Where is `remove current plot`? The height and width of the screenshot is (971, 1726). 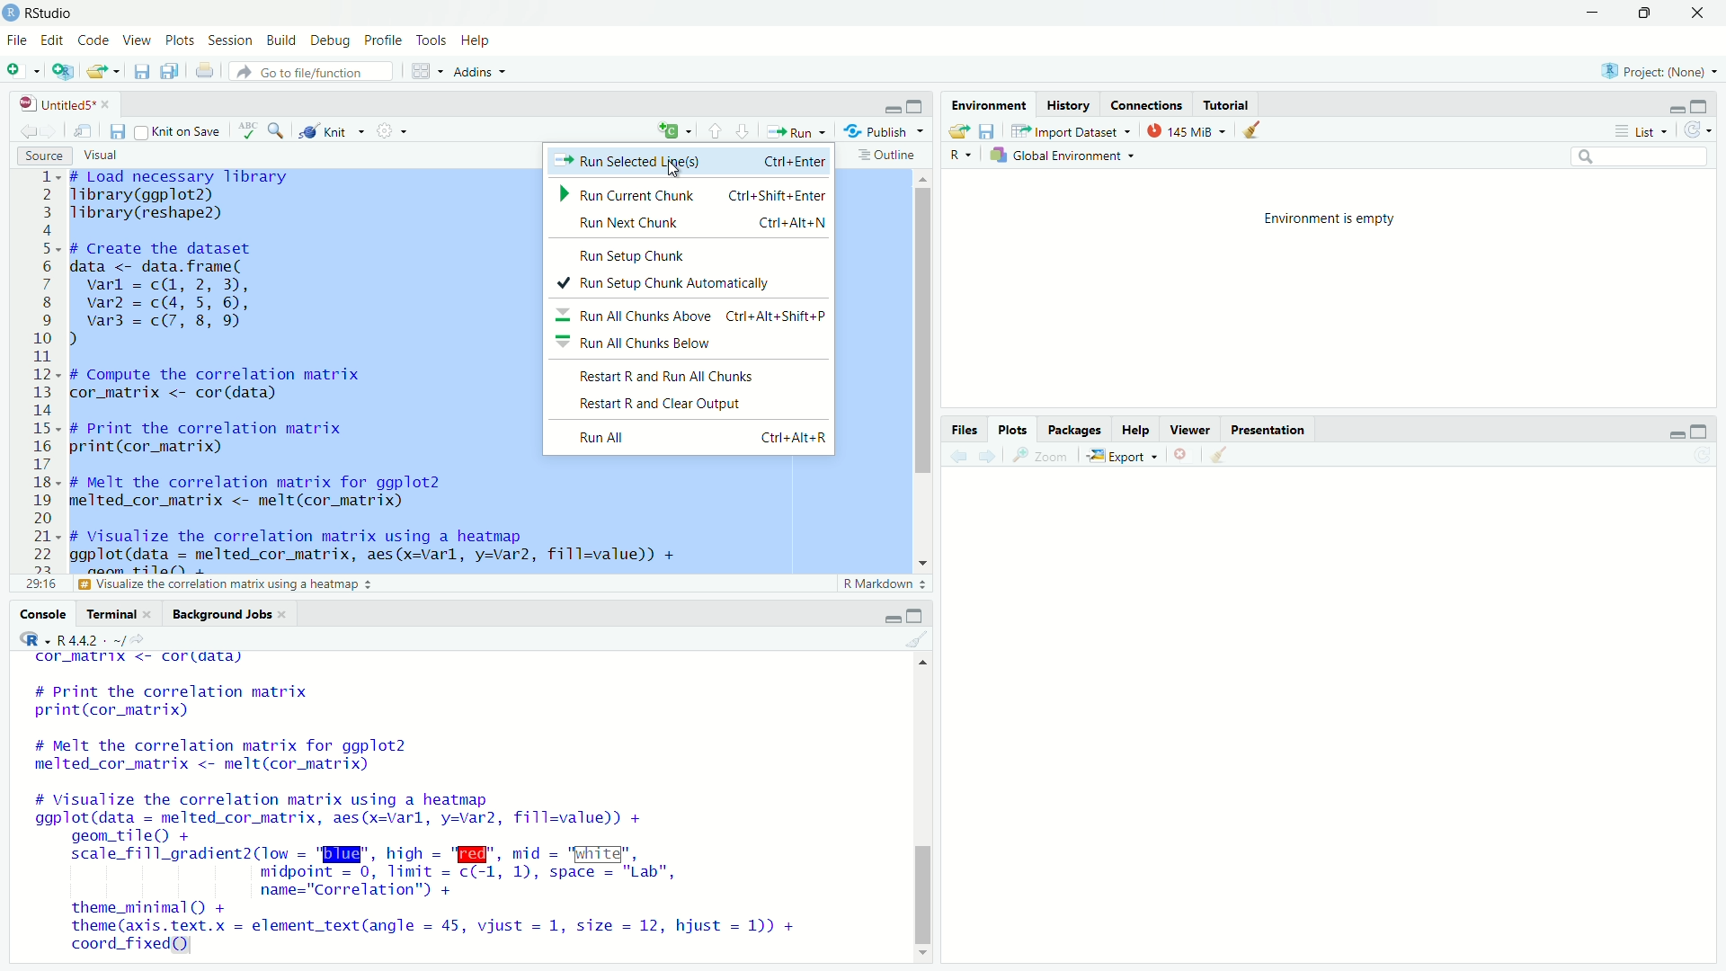
remove current plot is located at coordinates (1183, 454).